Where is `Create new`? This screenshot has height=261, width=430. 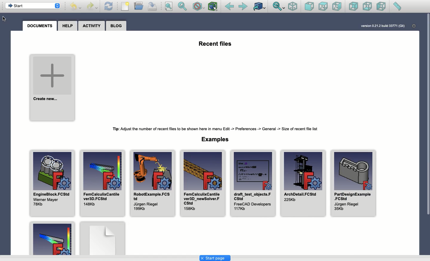
Create new is located at coordinates (53, 88).